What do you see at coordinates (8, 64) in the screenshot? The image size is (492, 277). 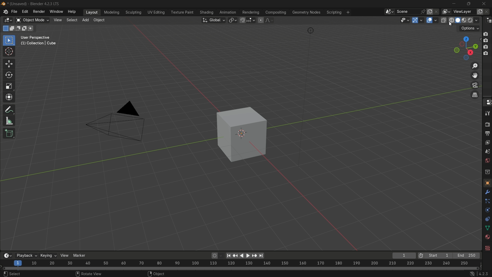 I see `move` at bounding box center [8, 64].